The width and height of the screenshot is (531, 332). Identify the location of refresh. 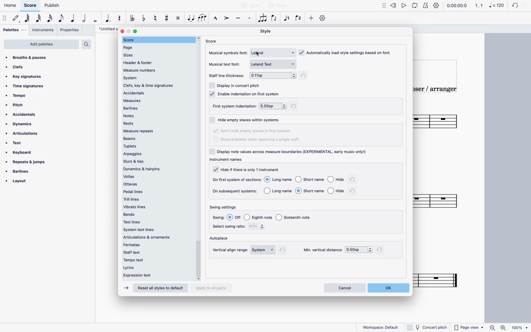
(353, 191).